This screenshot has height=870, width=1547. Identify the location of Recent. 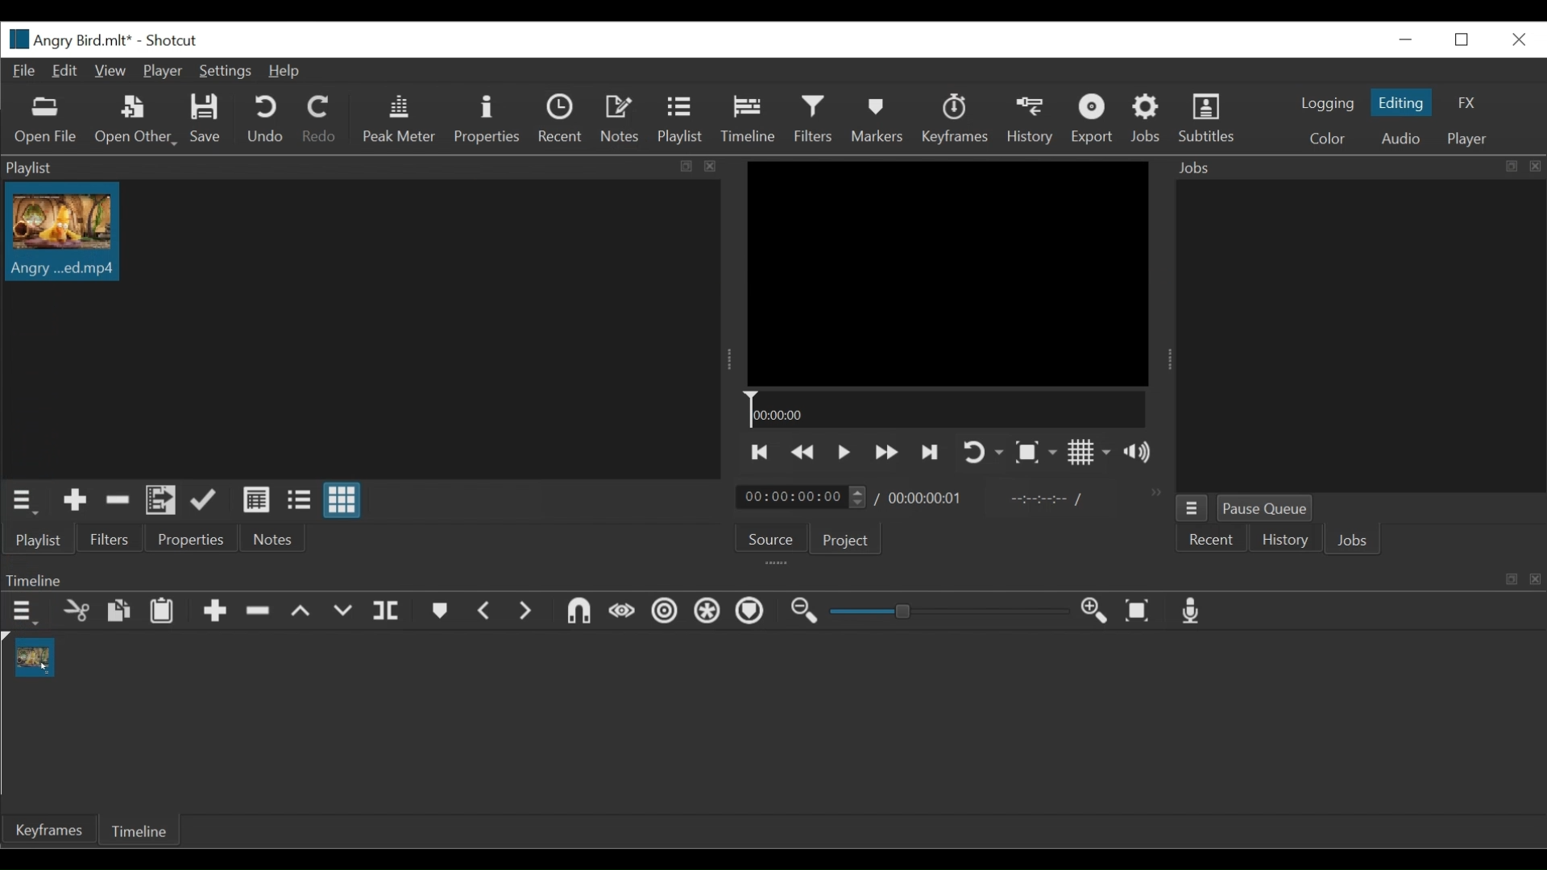
(560, 118).